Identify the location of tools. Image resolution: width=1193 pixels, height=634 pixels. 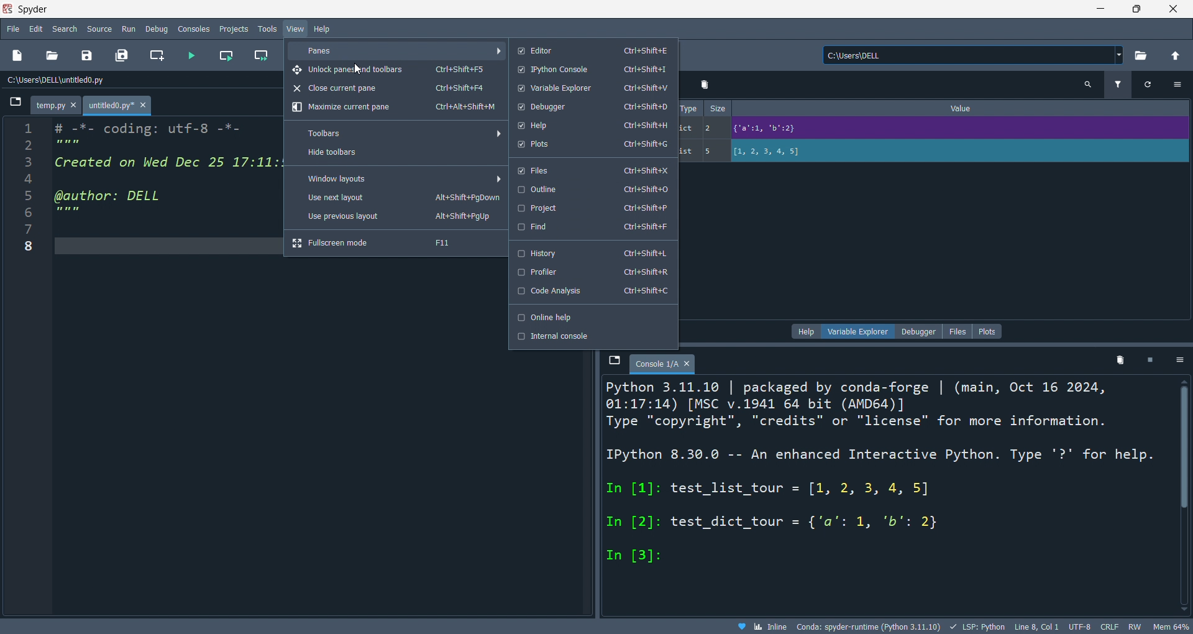
(266, 29).